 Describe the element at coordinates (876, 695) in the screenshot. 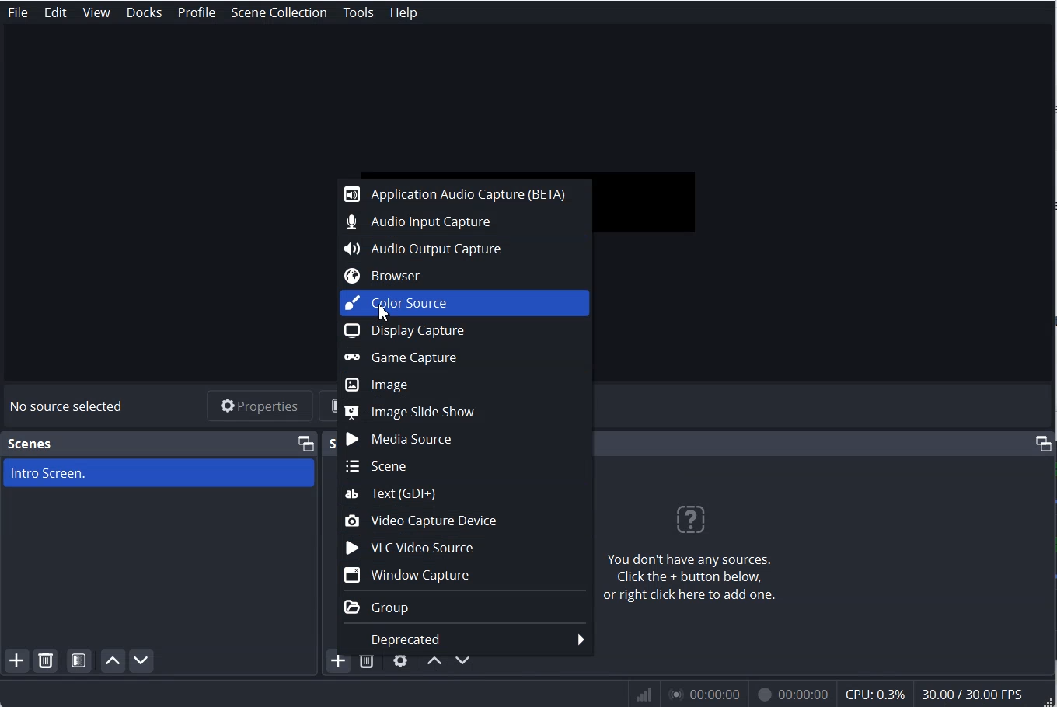

I see `CPU` at that location.